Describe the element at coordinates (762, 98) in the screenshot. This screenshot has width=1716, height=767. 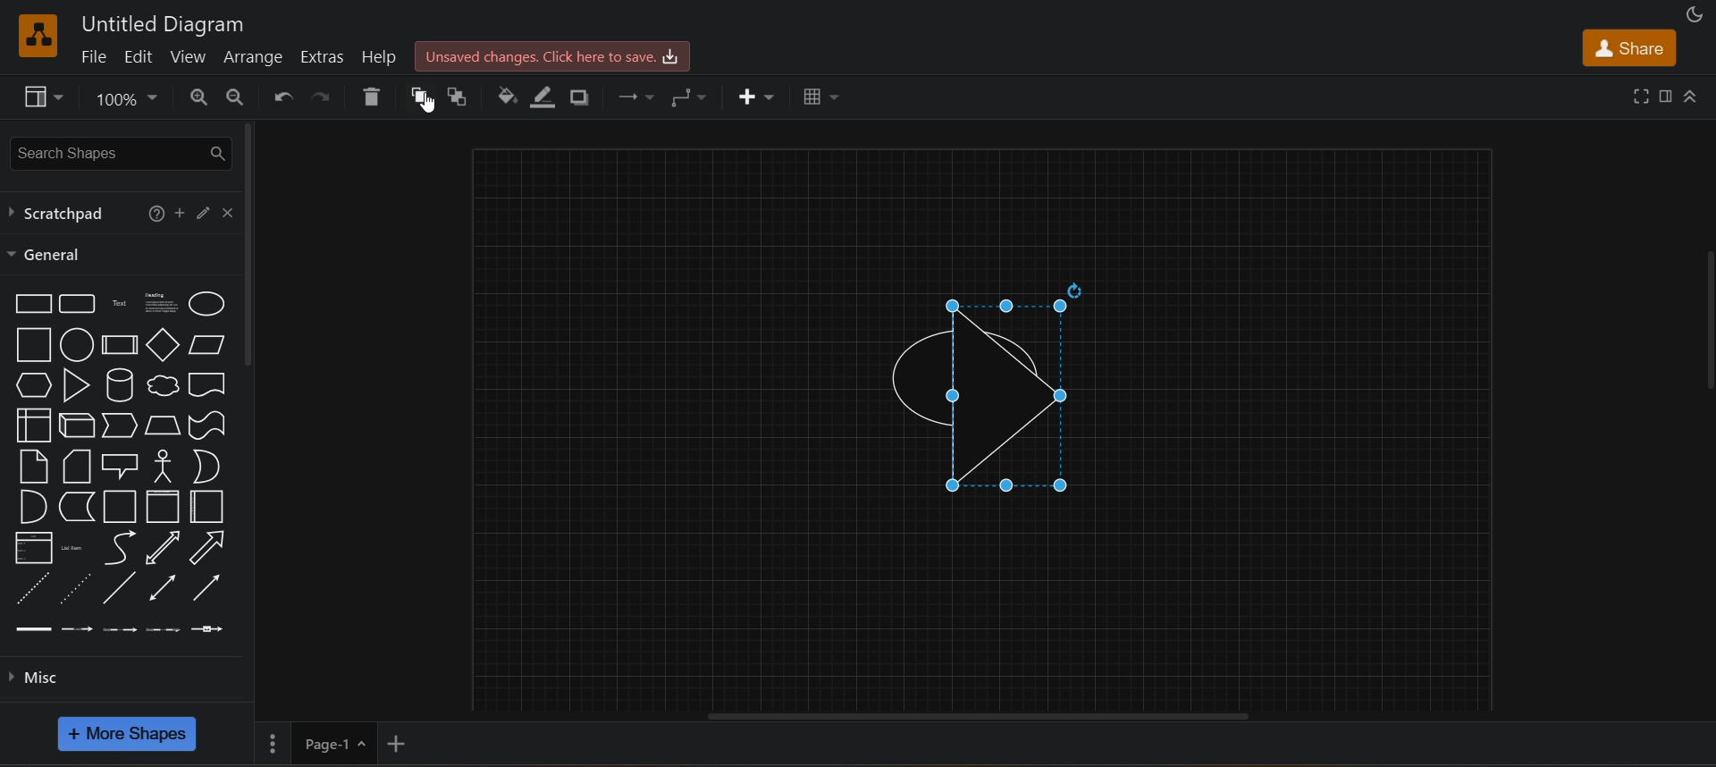
I see `insert` at that location.